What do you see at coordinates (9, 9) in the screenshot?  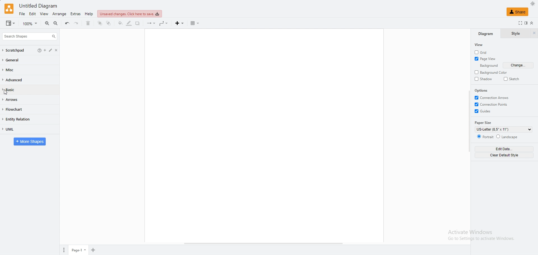 I see `draw.io logo` at bounding box center [9, 9].